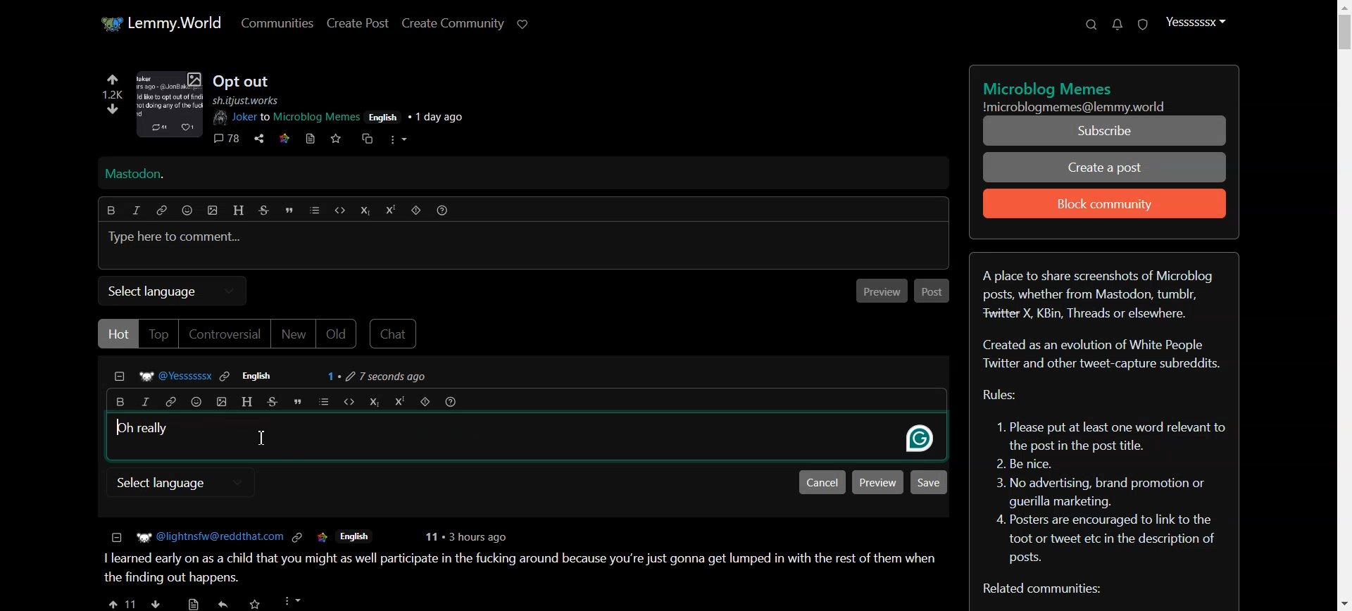  What do you see at coordinates (1117, 25) in the screenshot?
I see `Unread message` at bounding box center [1117, 25].